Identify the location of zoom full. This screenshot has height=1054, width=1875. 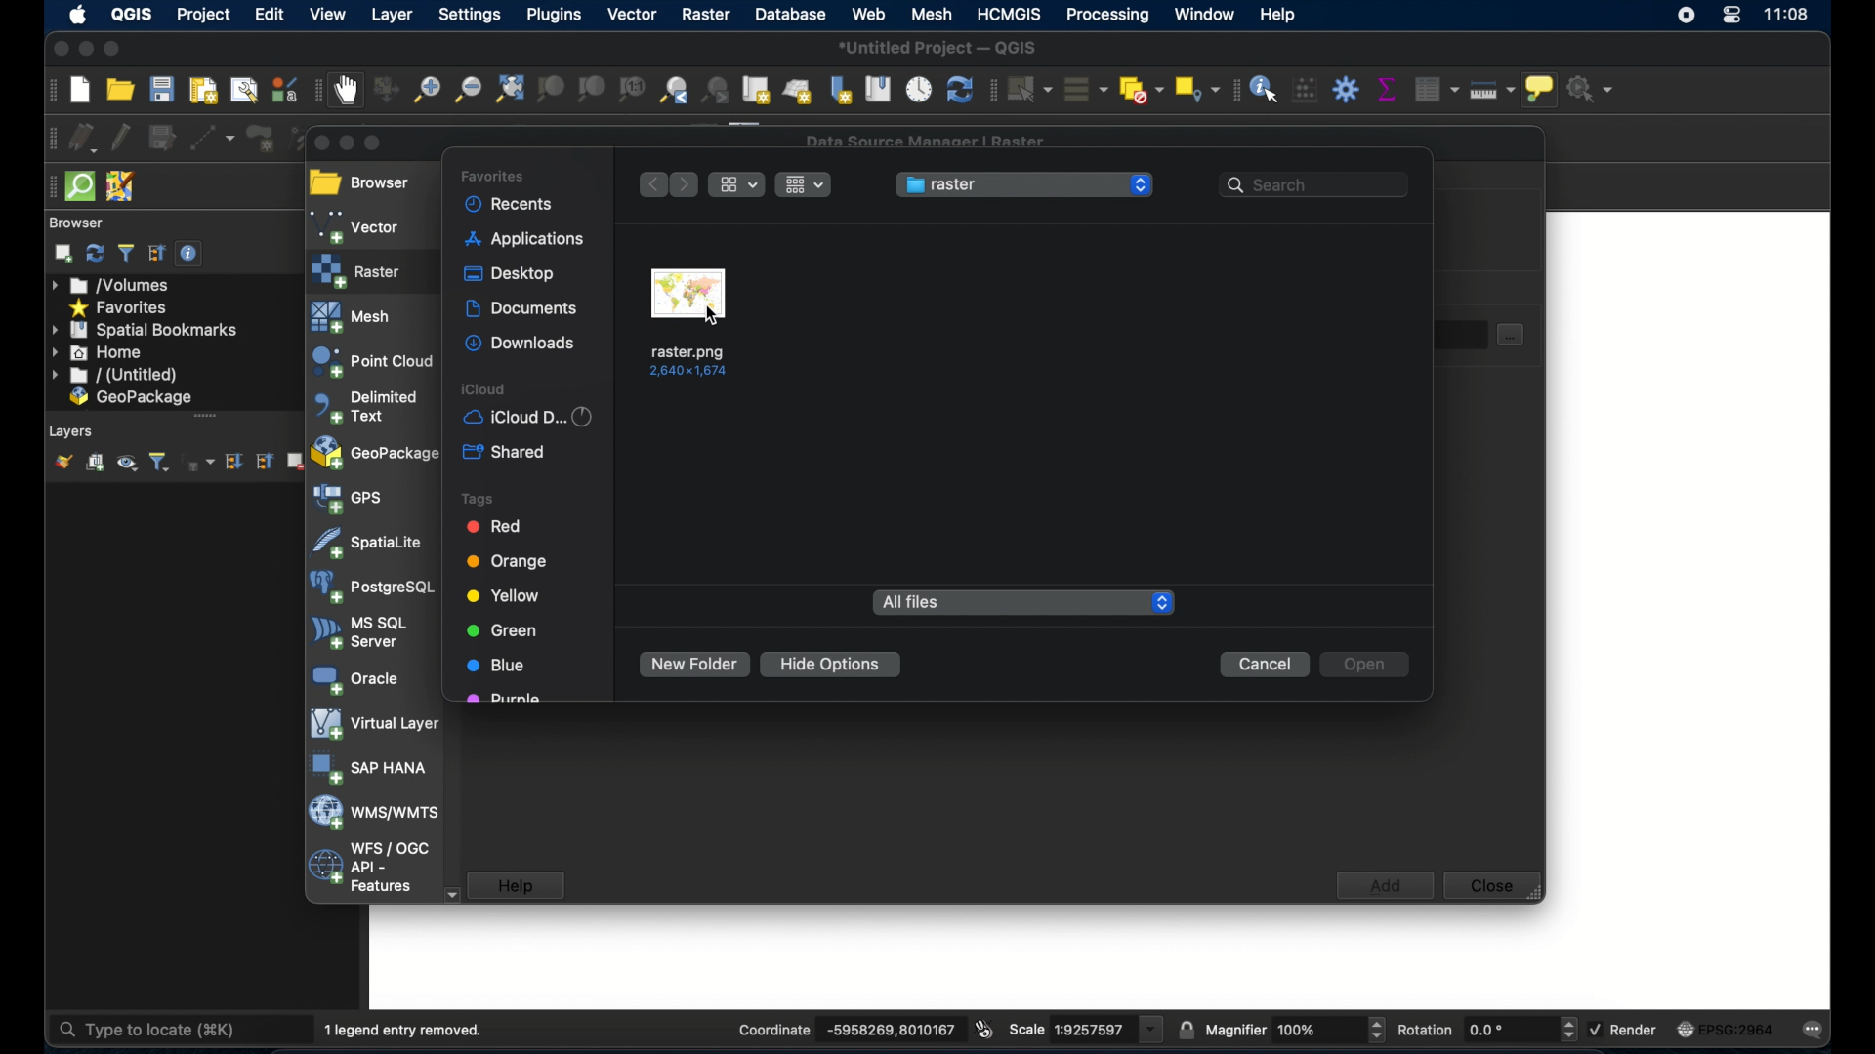
(508, 88).